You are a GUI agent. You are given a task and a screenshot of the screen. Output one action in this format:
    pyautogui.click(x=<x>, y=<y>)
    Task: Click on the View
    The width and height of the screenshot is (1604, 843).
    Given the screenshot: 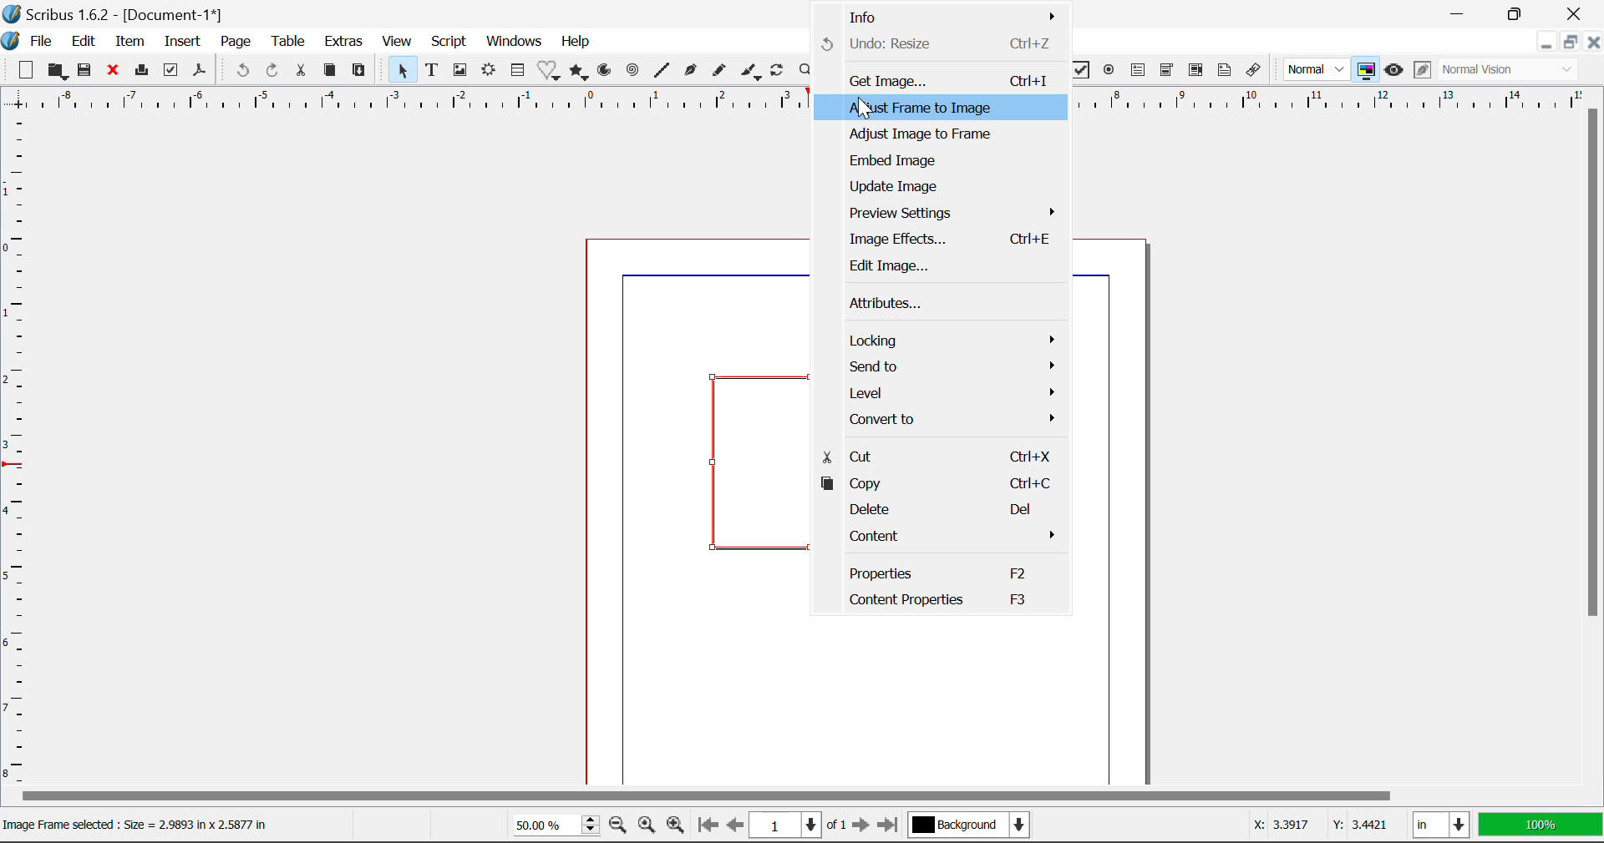 What is the action you would take?
    pyautogui.click(x=396, y=42)
    